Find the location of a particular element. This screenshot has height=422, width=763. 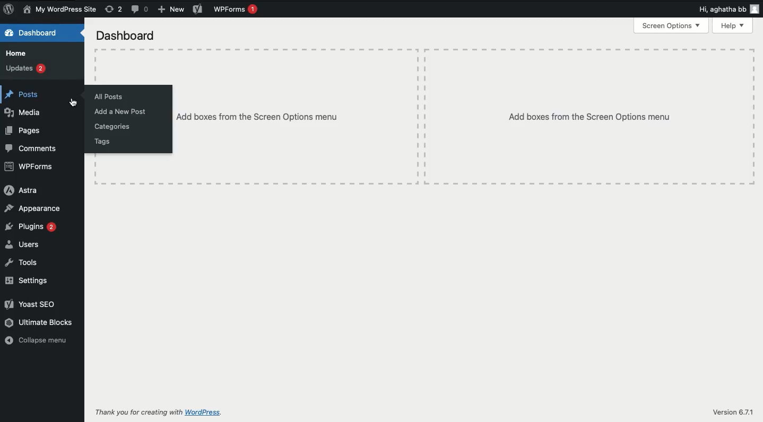

Astra is located at coordinates (21, 191).